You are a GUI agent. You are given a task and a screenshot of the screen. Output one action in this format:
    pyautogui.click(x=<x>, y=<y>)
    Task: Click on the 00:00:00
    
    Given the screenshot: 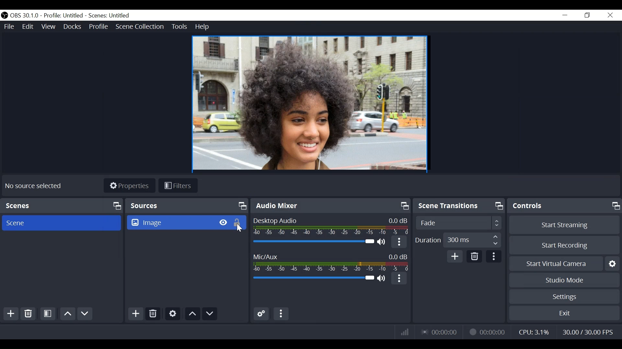 What is the action you would take?
    pyautogui.click(x=440, y=332)
    